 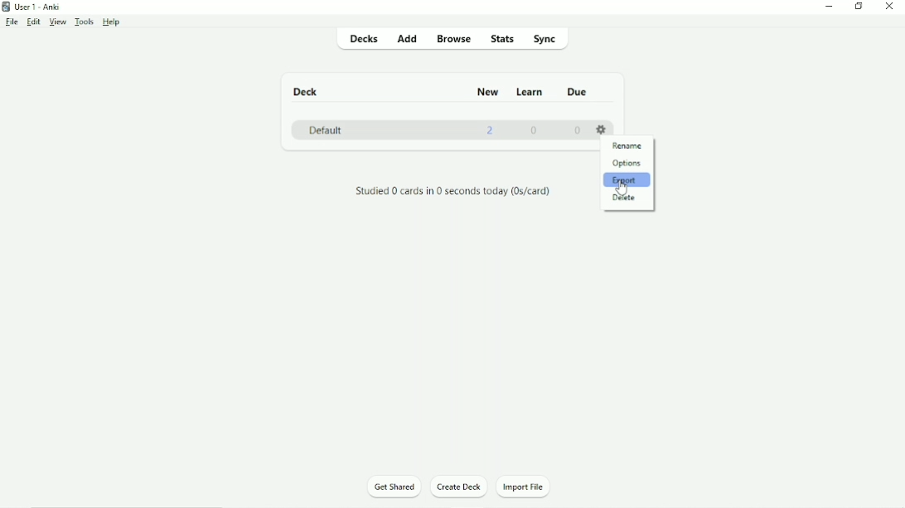 I want to click on Restore down, so click(x=859, y=6).